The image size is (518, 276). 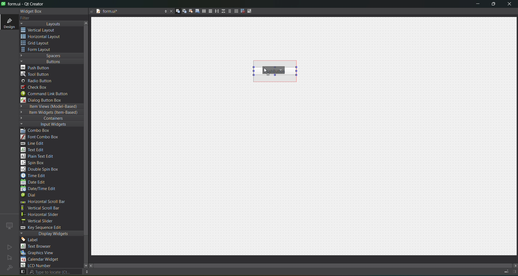 I want to click on no project loaded, so click(x=9, y=268).